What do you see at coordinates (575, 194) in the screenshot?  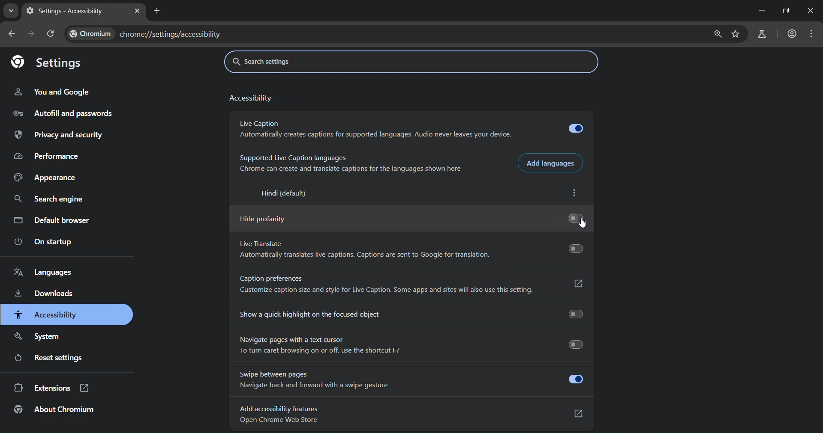 I see `more options` at bounding box center [575, 194].